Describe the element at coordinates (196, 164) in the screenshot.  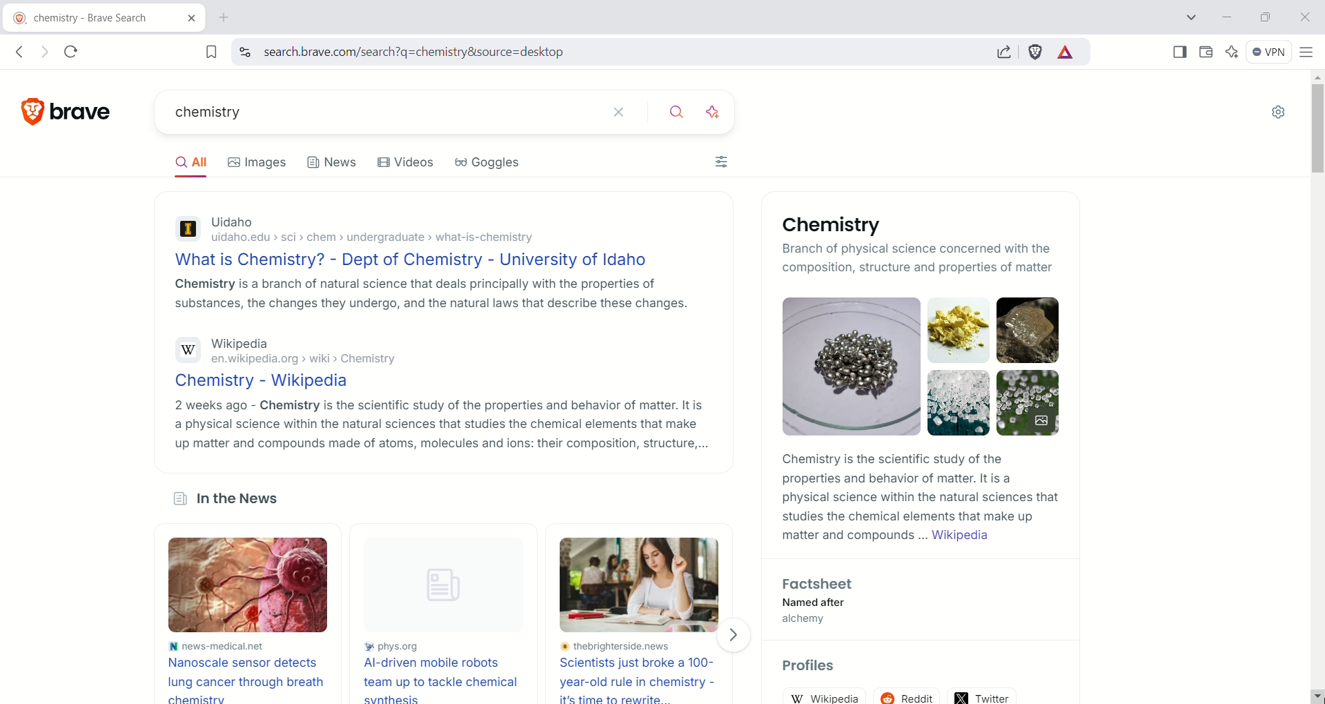
I see `All` at that location.